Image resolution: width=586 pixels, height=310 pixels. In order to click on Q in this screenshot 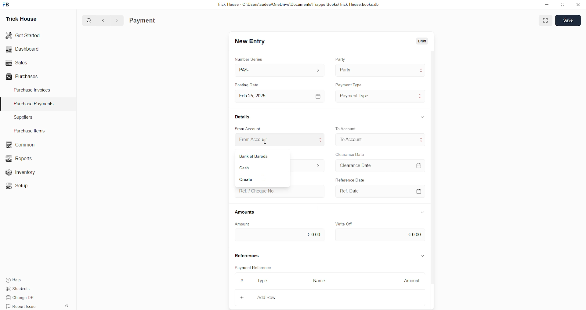, I will do `click(87, 20)`.